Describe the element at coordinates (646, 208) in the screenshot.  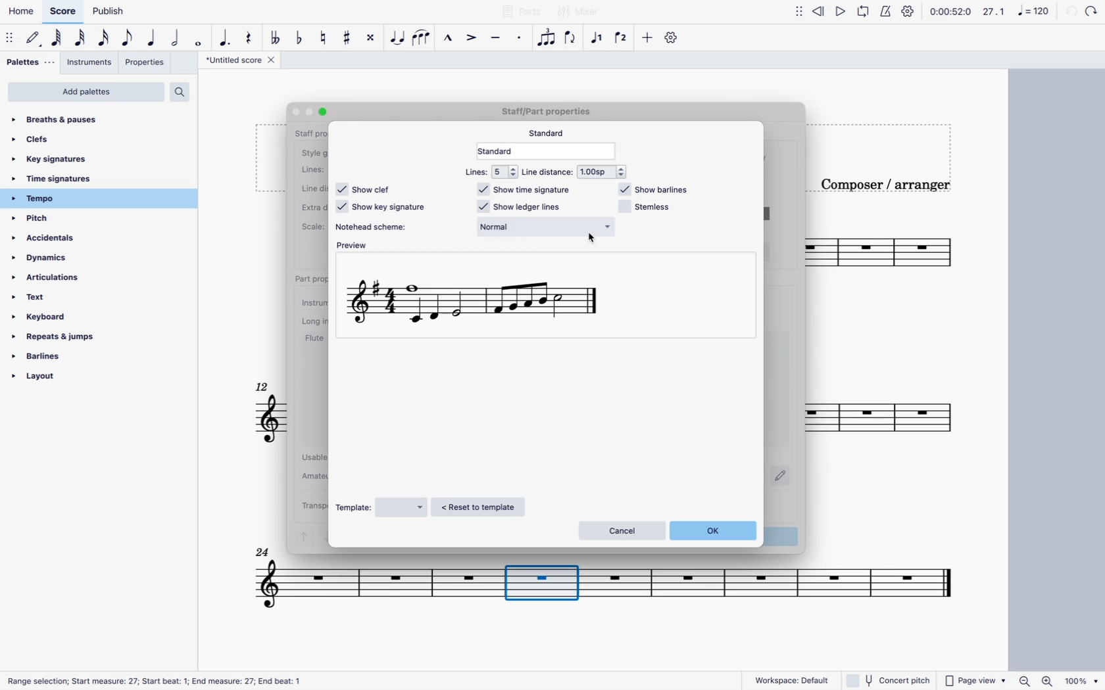
I see `stemless` at that location.